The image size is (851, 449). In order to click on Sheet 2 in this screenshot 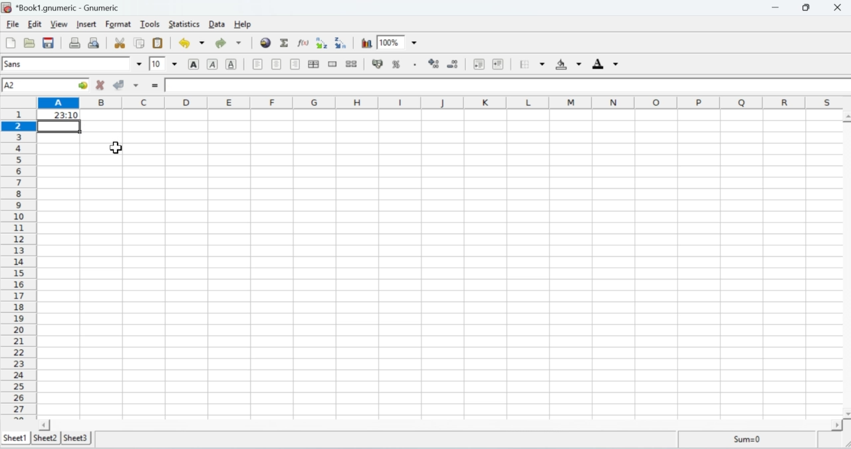, I will do `click(44, 438)`.